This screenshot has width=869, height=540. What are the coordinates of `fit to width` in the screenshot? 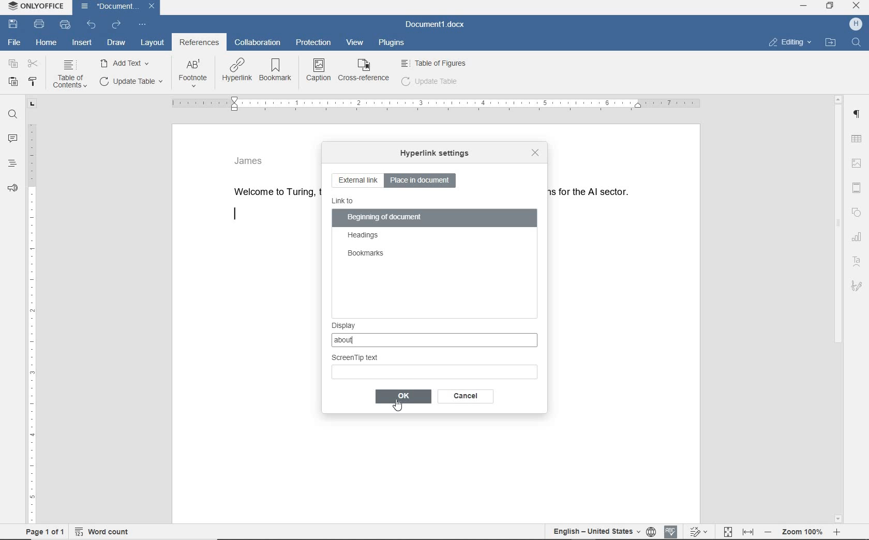 It's located at (748, 531).